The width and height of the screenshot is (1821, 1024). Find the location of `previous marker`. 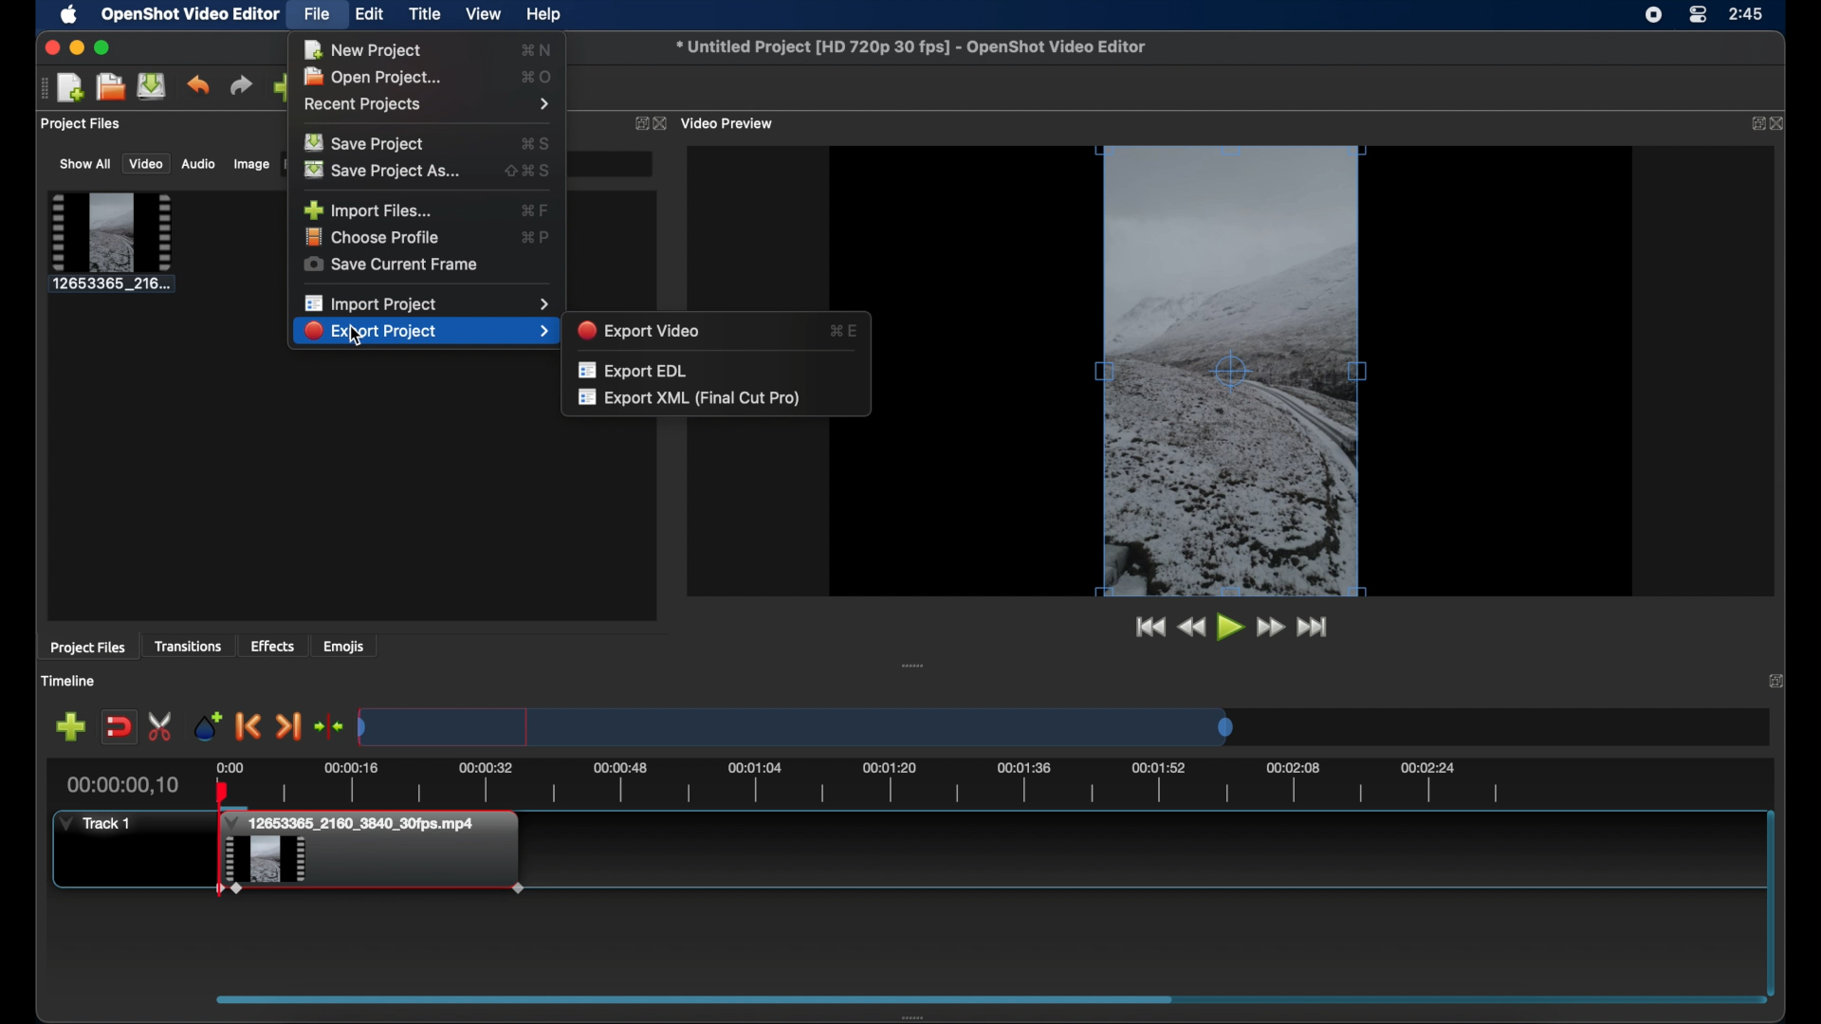

previous marker is located at coordinates (248, 726).